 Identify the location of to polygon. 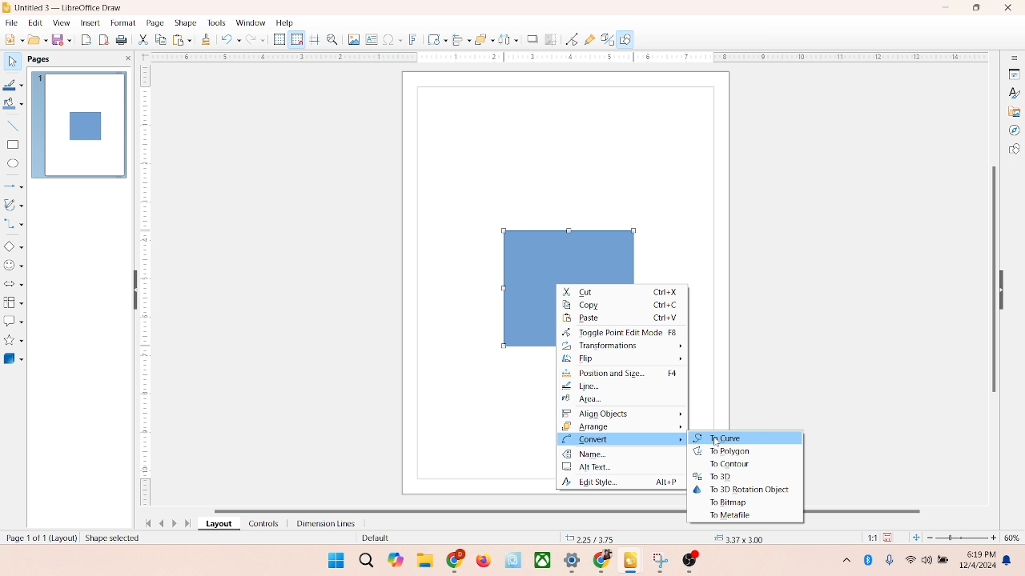
(722, 452).